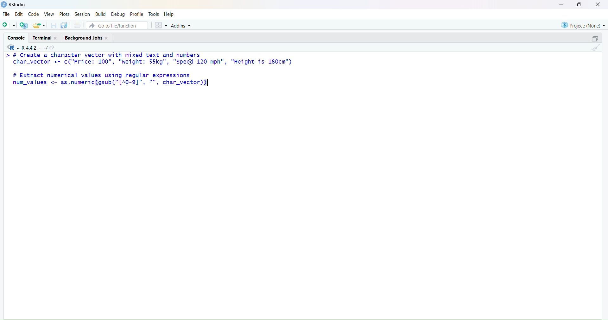 The height and width of the screenshot is (320, 608). What do you see at coordinates (52, 48) in the screenshot?
I see `share` at bounding box center [52, 48].